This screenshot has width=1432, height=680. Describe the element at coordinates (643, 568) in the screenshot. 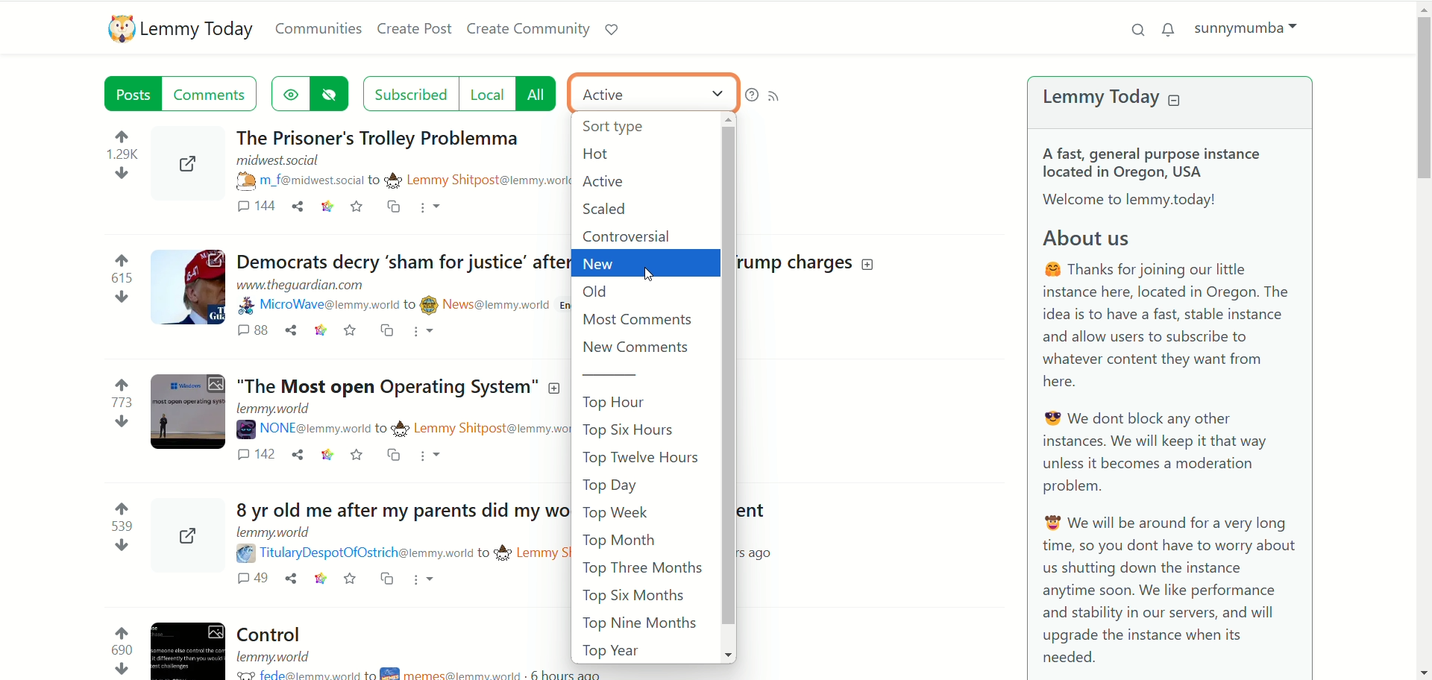

I see `top three months` at that location.